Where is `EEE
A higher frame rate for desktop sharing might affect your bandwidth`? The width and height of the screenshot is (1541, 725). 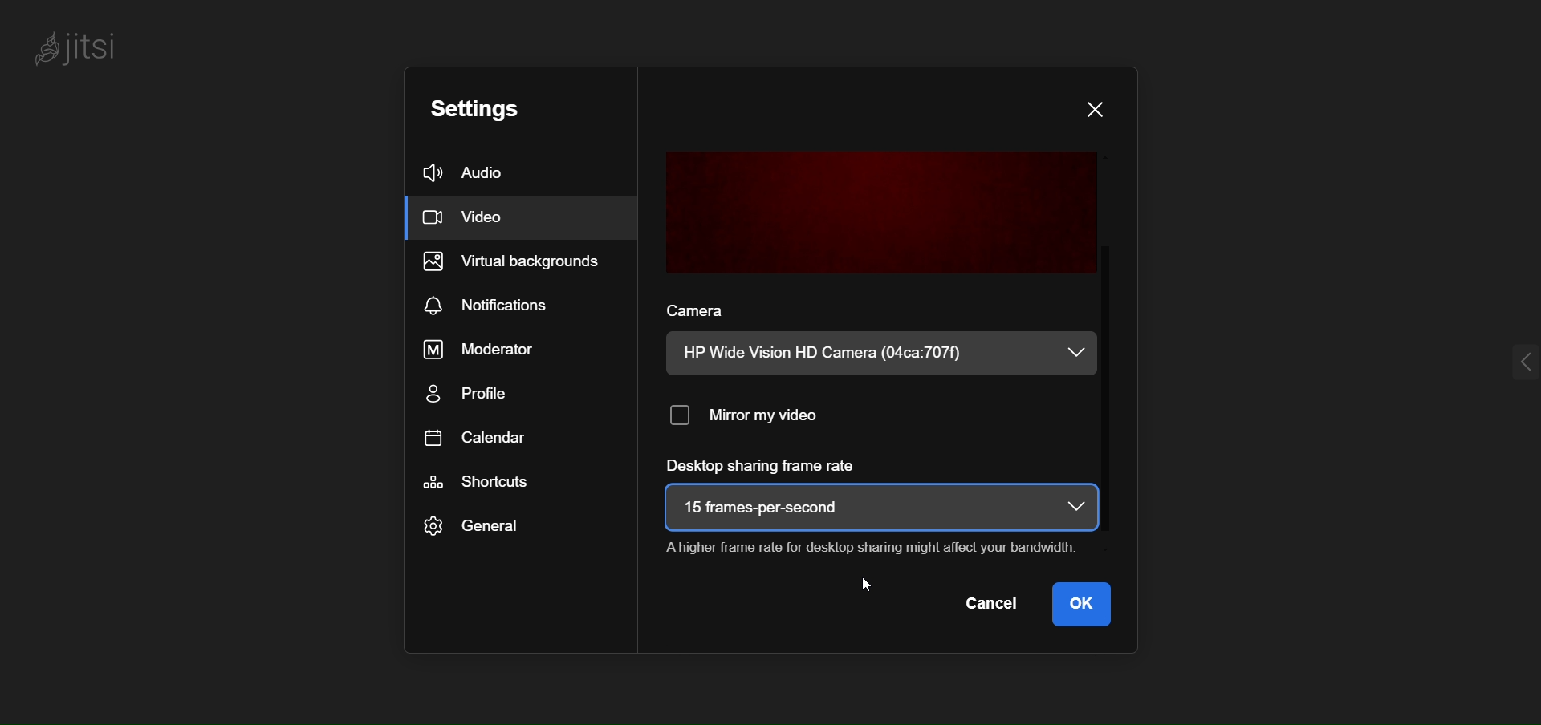 EEE
A higher frame rate for desktop sharing might affect your bandwidth is located at coordinates (867, 545).